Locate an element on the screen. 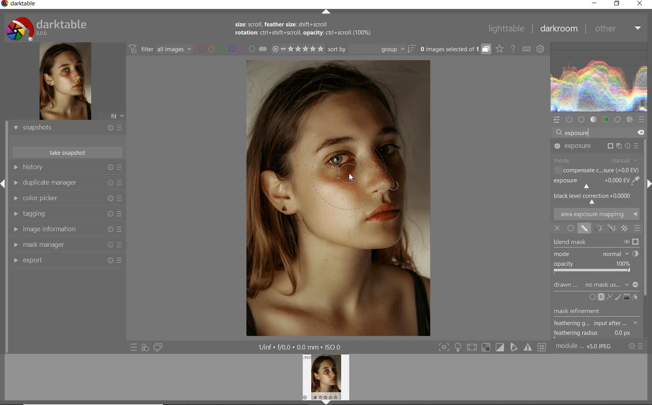 The width and height of the screenshot is (652, 405). correct is located at coordinates (618, 119).